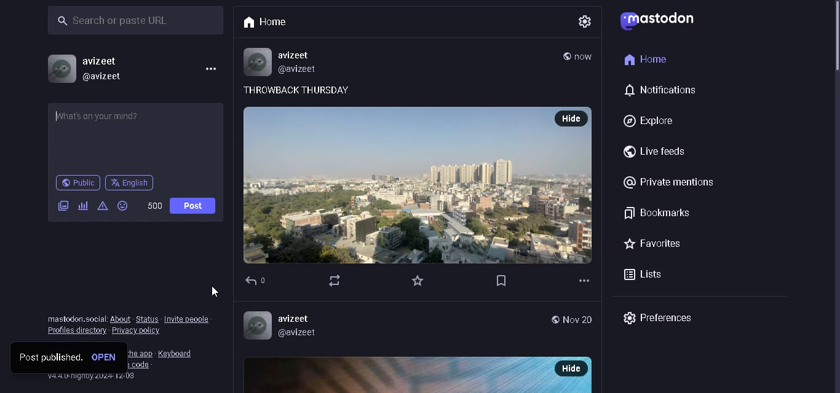 This screenshot has width=840, height=393. Describe the element at coordinates (121, 205) in the screenshot. I see `emojis` at that location.